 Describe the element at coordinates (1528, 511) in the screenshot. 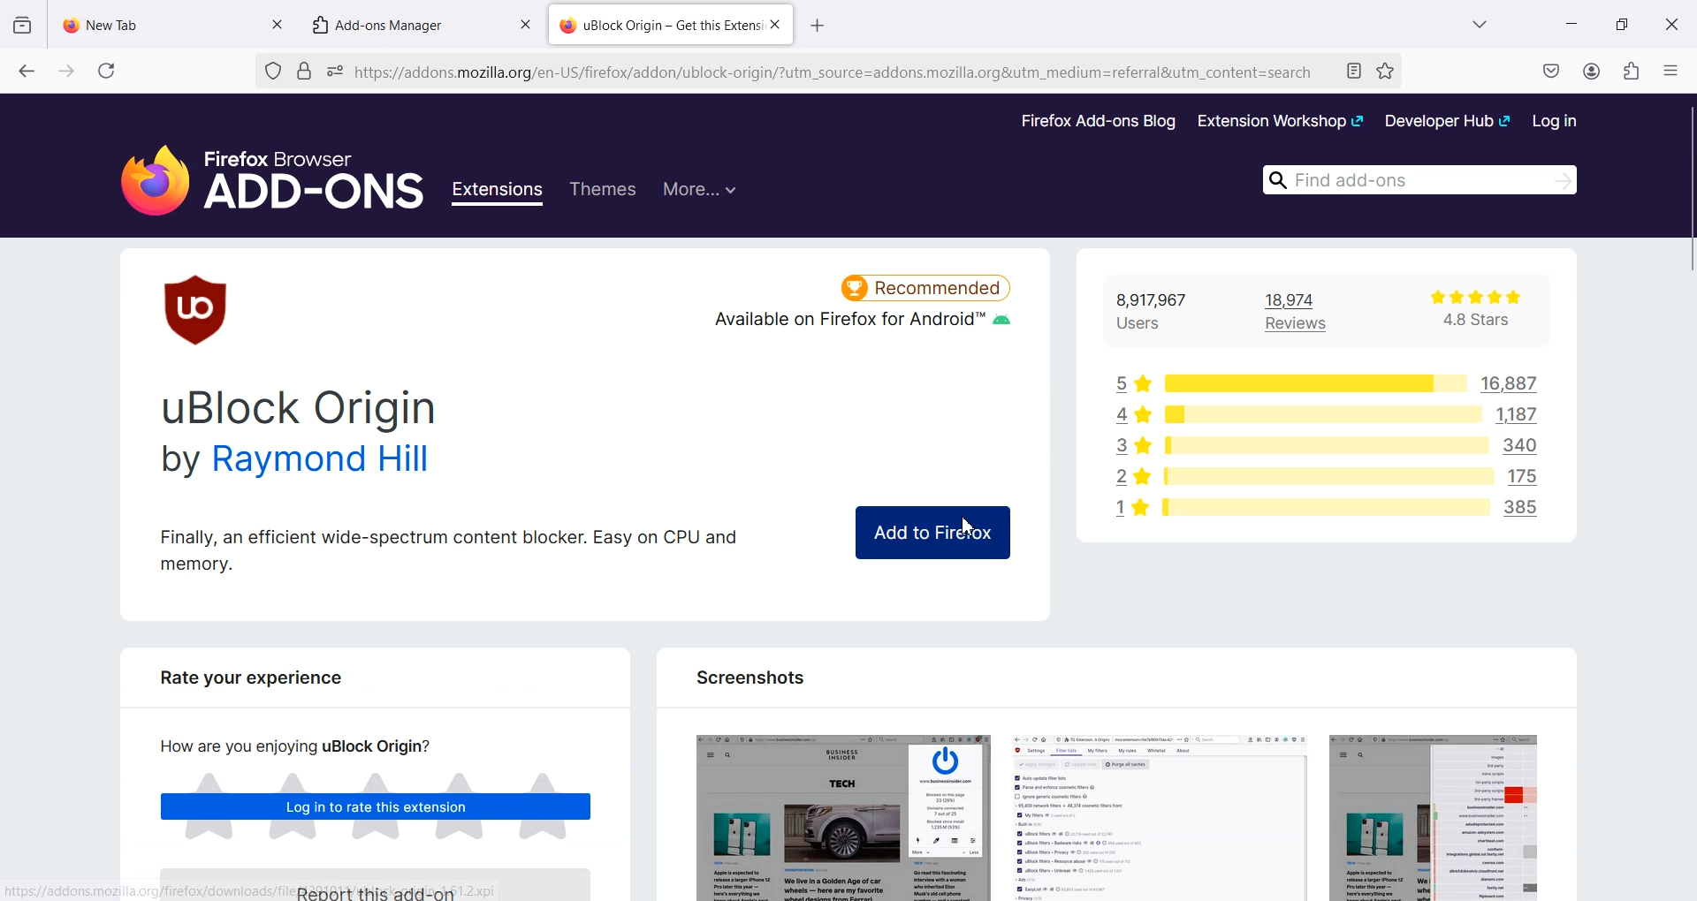

I see `385 users` at that location.